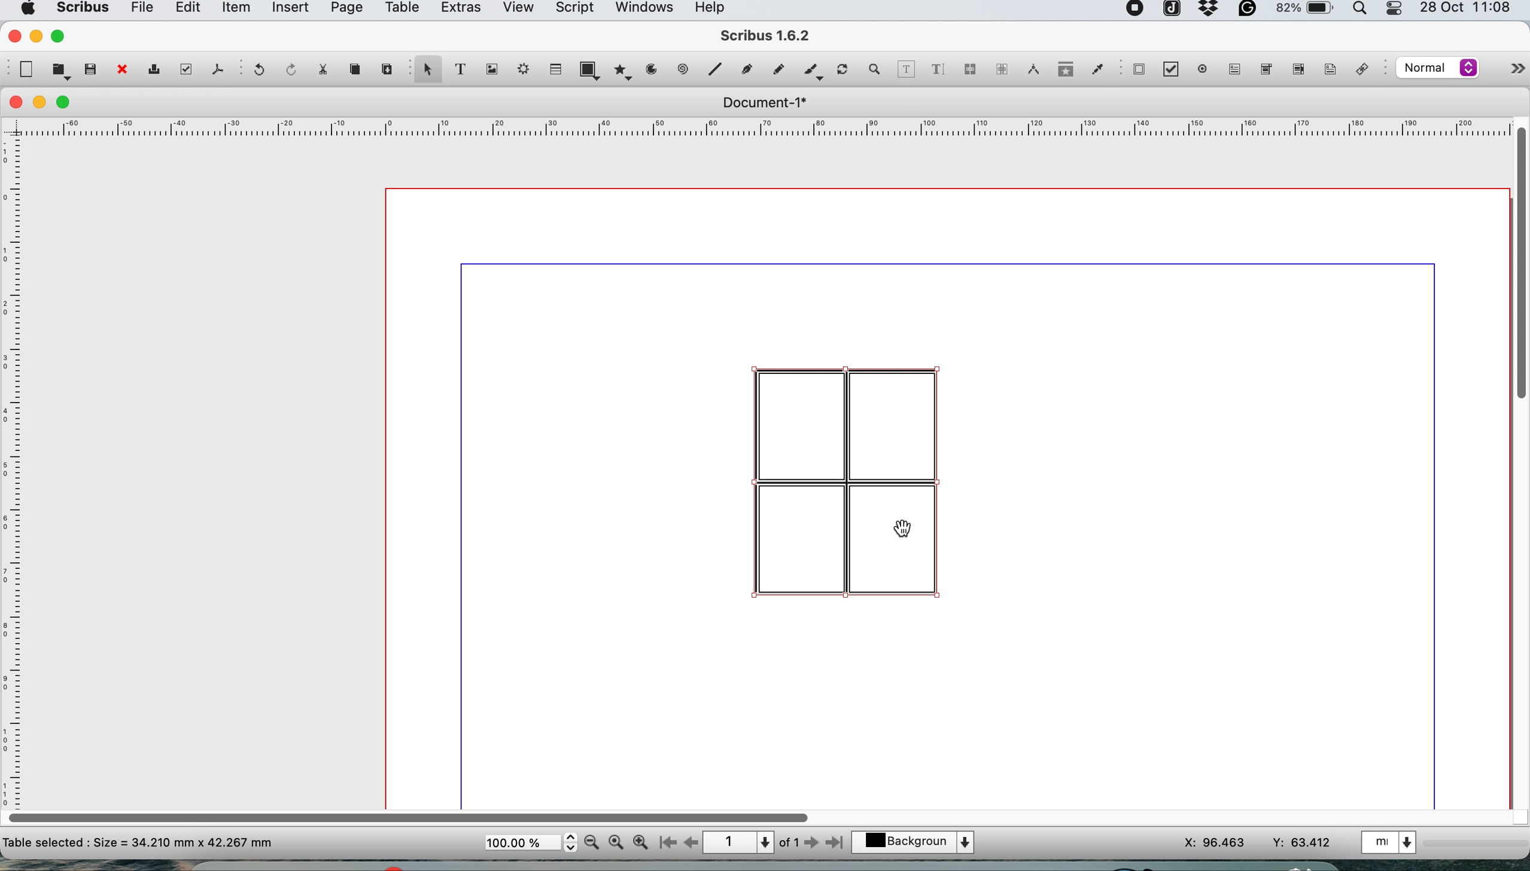 The width and height of the screenshot is (1530, 871). What do you see at coordinates (25, 69) in the screenshot?
I see `new` at bounding box center [25, 69].